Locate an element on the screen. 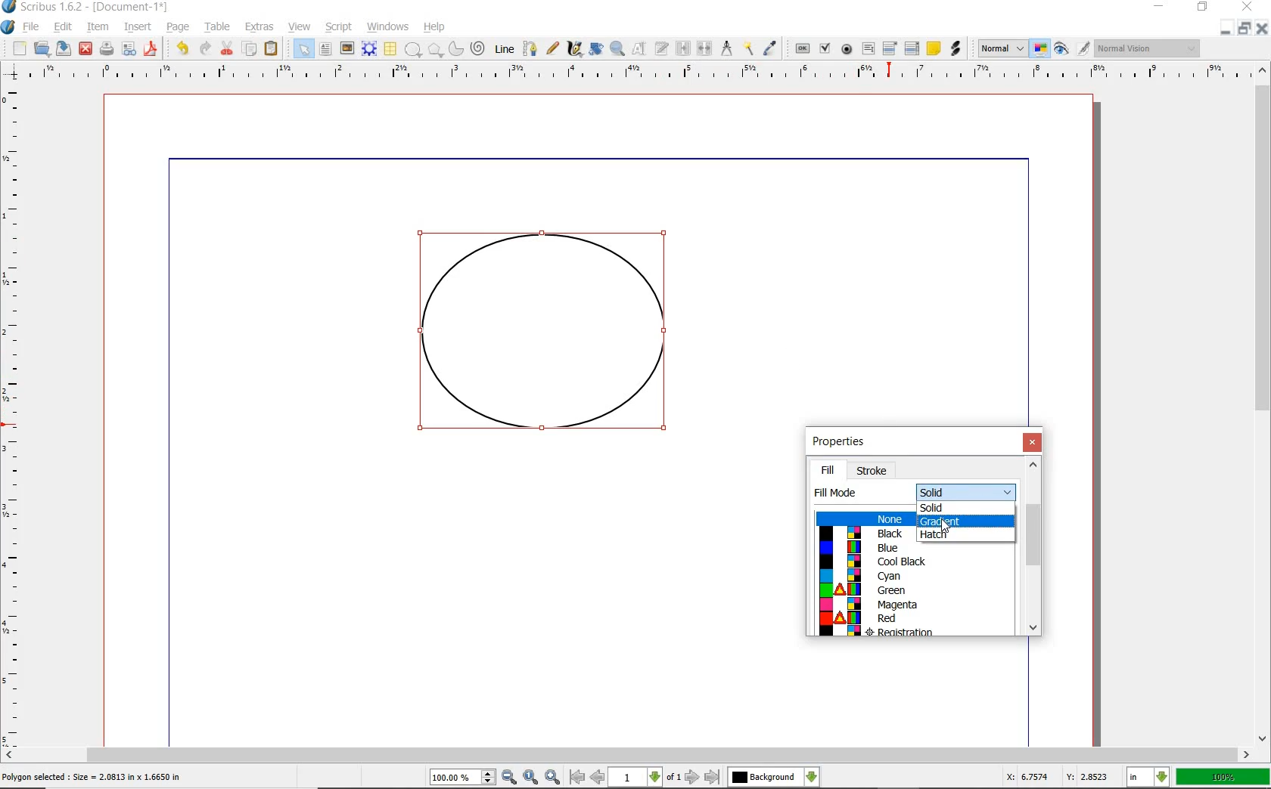  TABLE is located at coordinates (390, 49).